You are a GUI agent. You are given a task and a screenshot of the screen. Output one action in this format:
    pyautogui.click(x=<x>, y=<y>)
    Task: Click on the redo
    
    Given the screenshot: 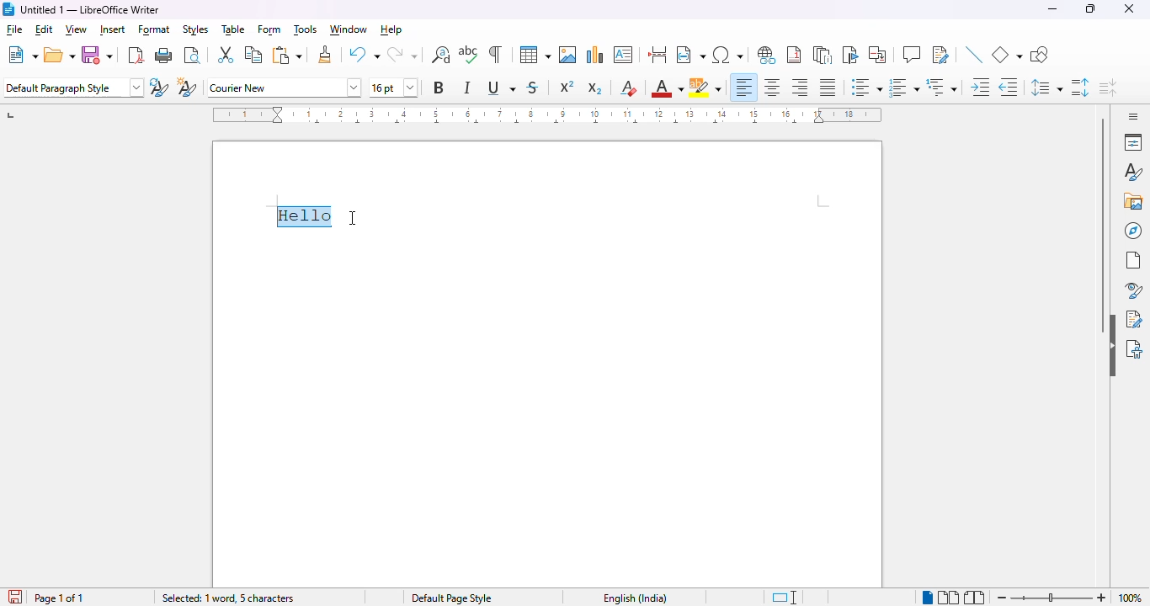 What is the action you would take?
    pyautogui.click(x=402, y=55)
    